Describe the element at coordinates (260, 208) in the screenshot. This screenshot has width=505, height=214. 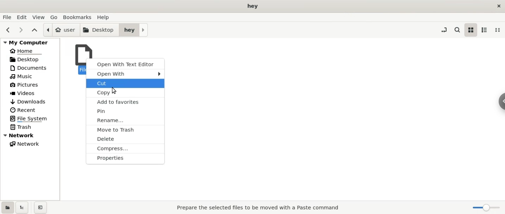
I see `selected file to moved with paste command` at that location.